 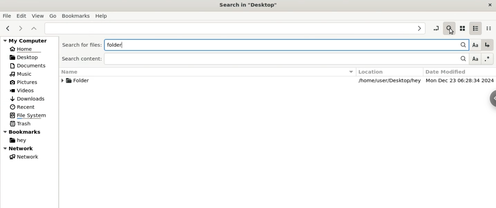 What do you see at coordinates (21, 15) in the screenshot?
I see `Edit` at bounding box center [21, 15].